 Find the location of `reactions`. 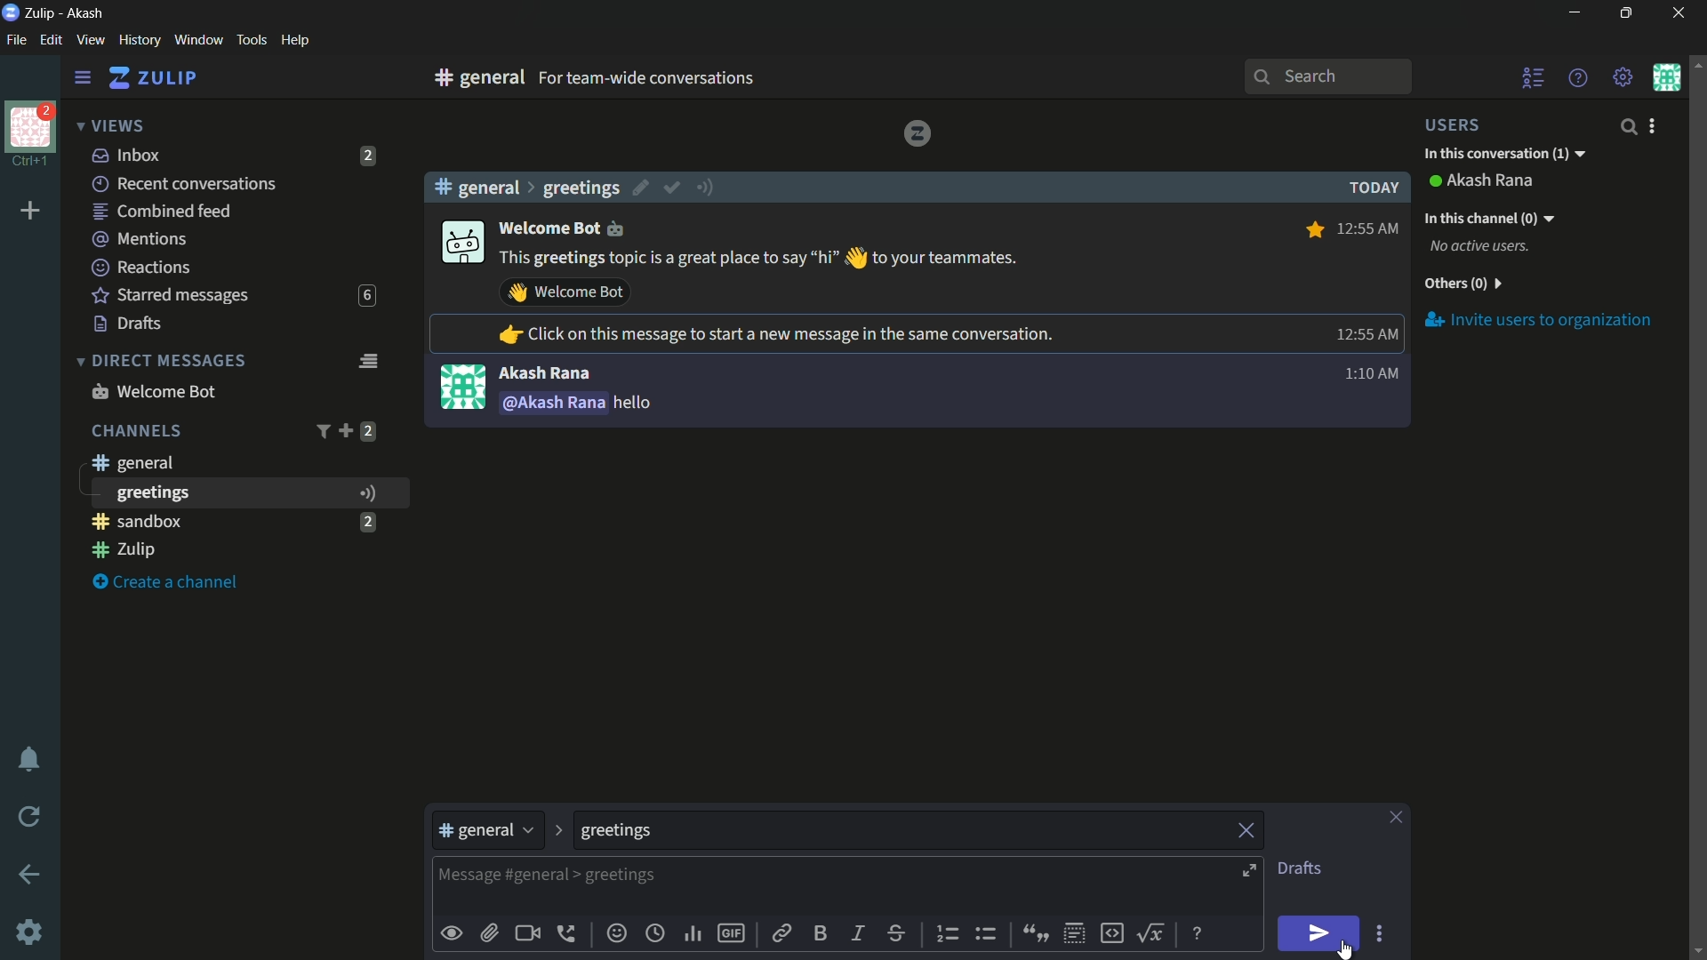

reactions is located at coordinates (140, 267).